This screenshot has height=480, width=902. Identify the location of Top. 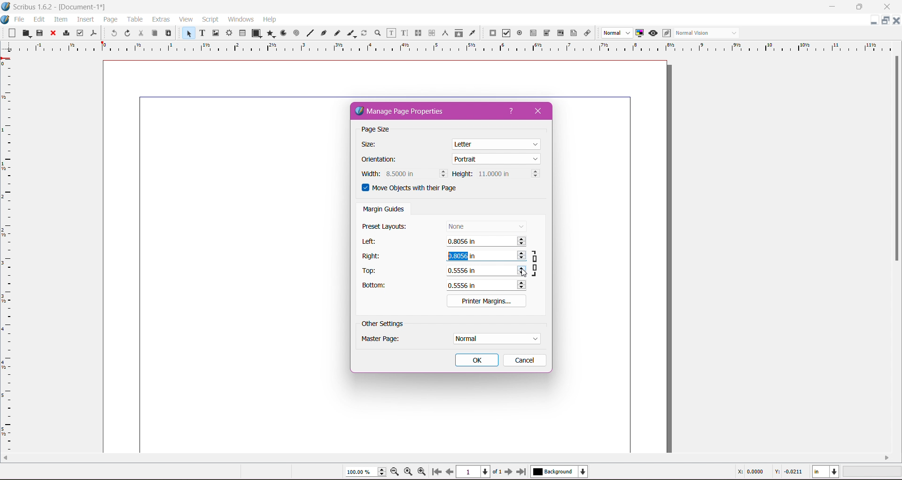
(372, 271).